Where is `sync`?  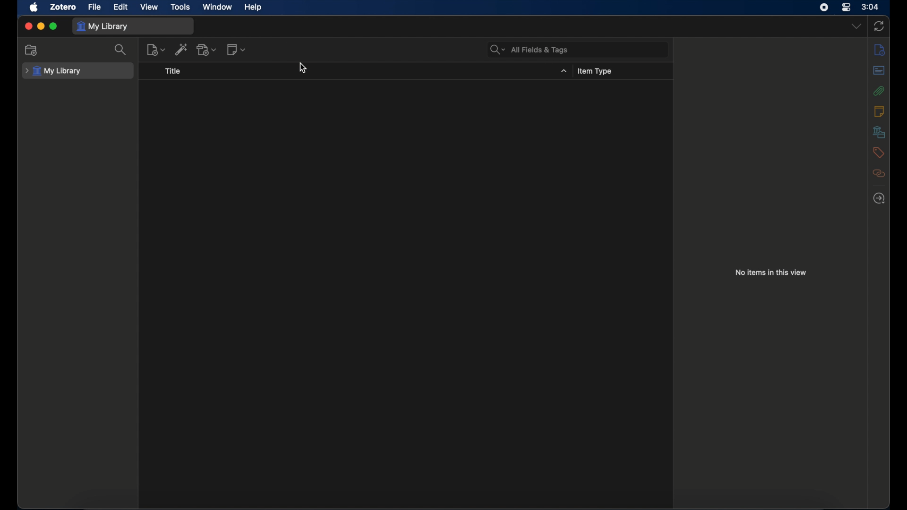
sync is located at coordinates (879, 26).